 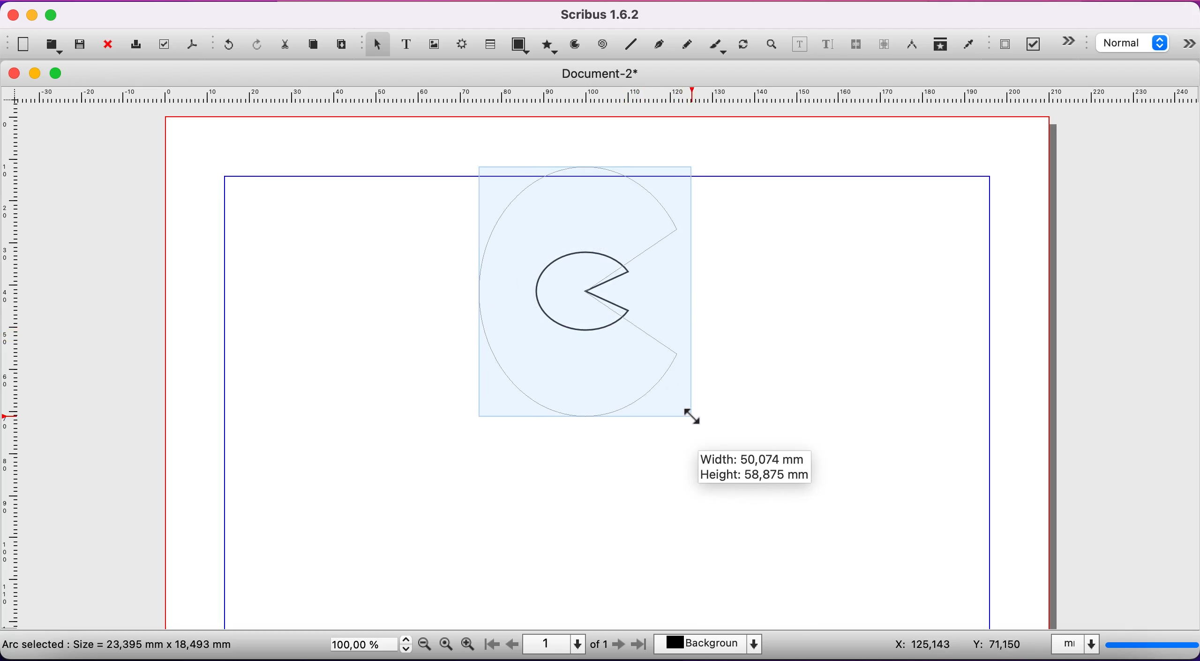 What do you see at coordinates (495, 645) in the screenshot?
I see `go to the first page` at bounding box center [495, 645].